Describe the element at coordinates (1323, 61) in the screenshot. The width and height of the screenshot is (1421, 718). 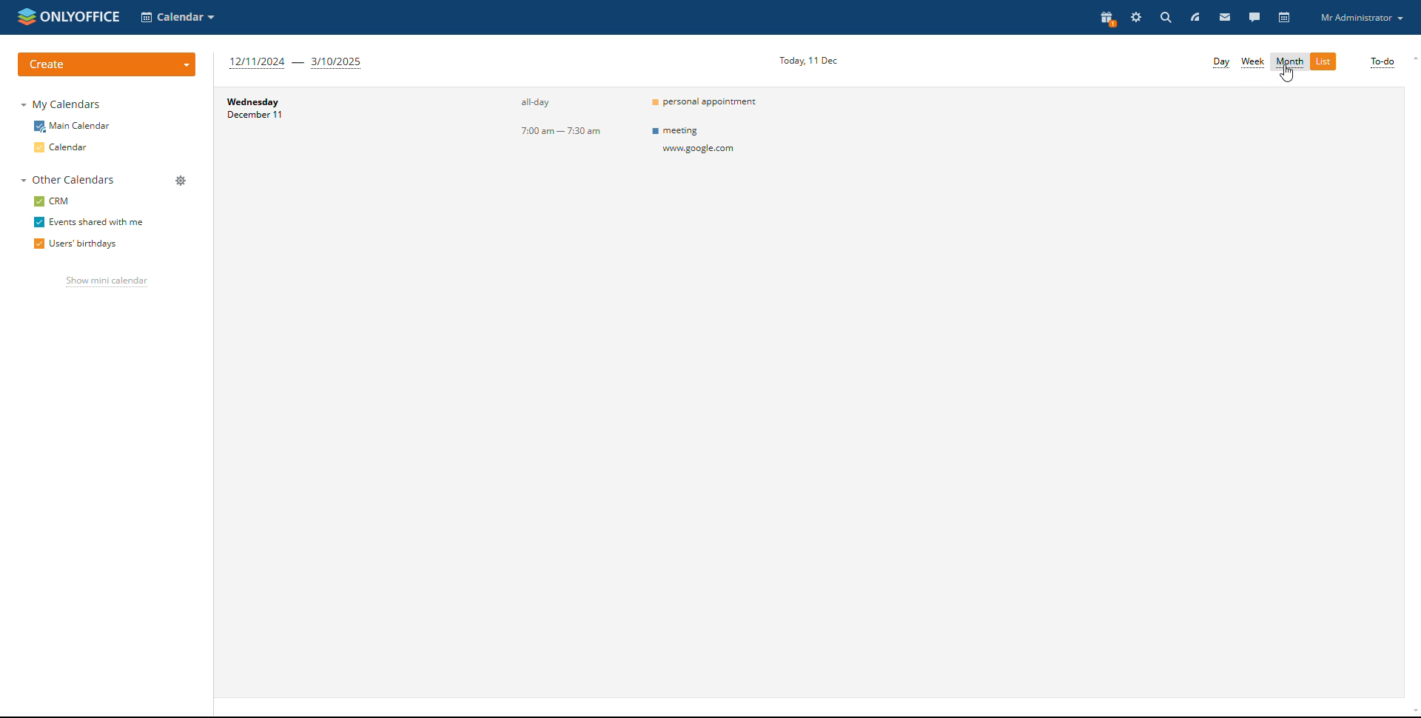
I see `list view` at that location.